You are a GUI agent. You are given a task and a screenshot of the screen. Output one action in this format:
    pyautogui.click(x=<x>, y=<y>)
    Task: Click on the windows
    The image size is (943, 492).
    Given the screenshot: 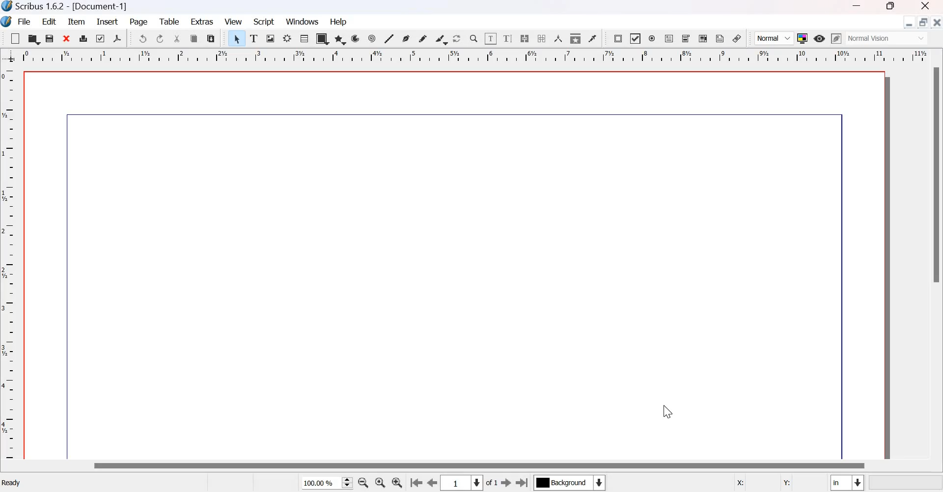 What is the action you would take?
    pyautogui.click(x=303, y=22)
    